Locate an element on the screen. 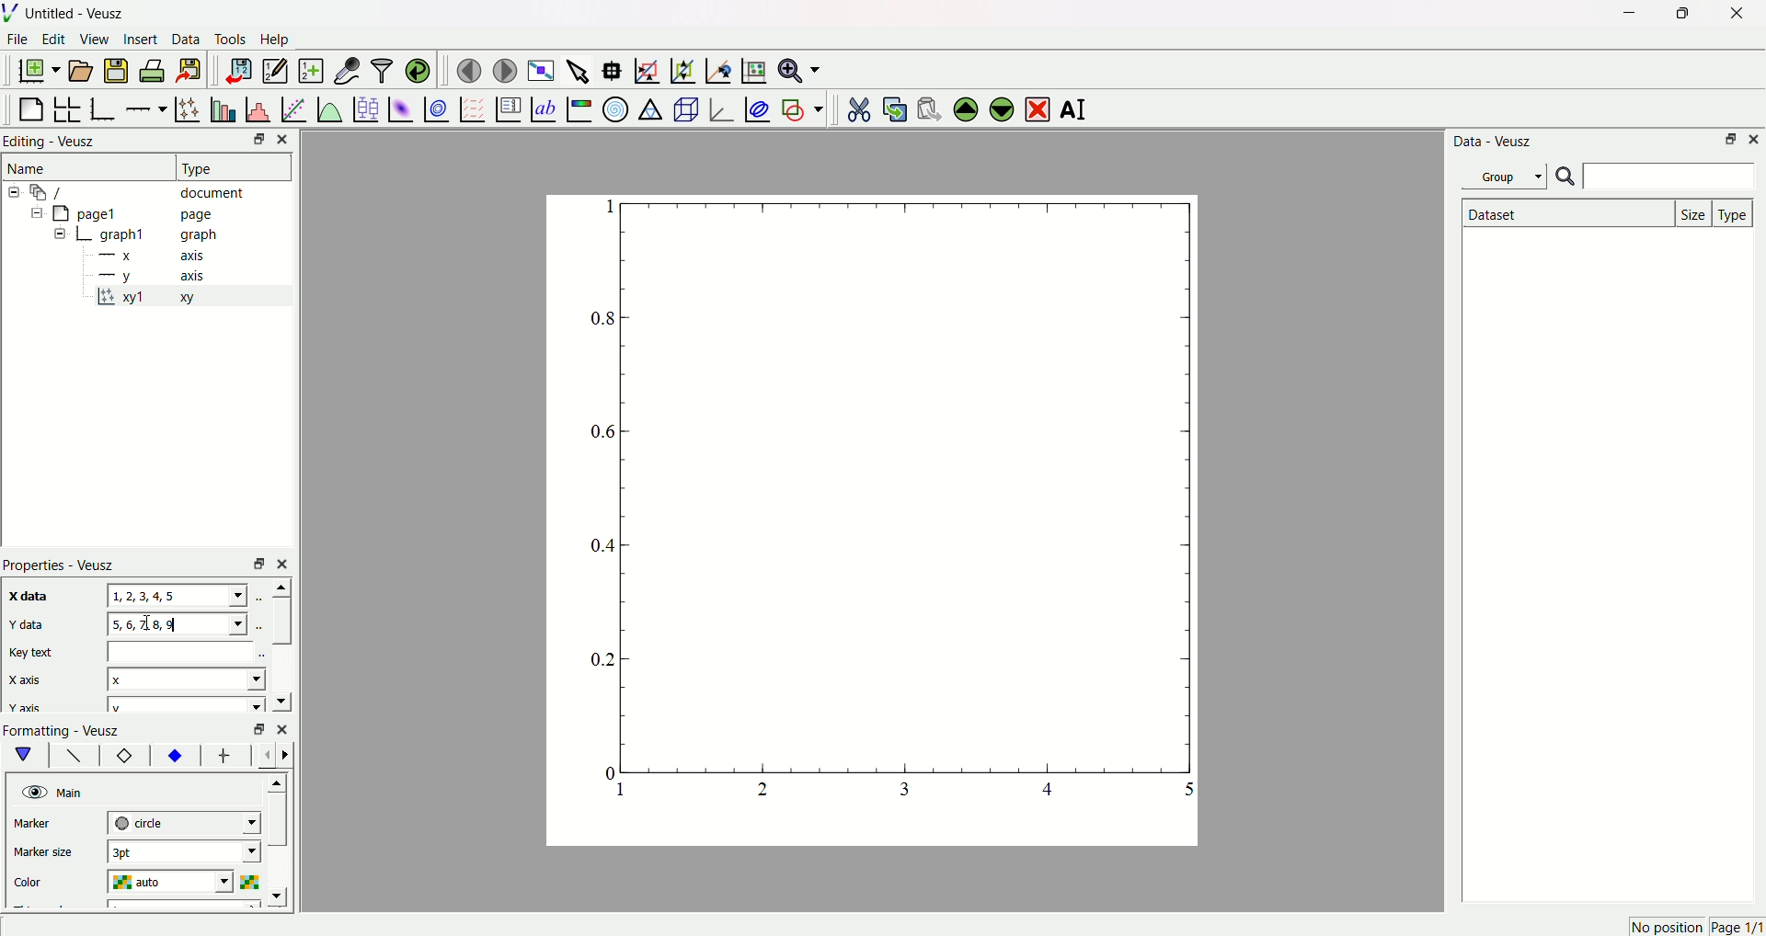  Type is located at coordinates (225, 166).